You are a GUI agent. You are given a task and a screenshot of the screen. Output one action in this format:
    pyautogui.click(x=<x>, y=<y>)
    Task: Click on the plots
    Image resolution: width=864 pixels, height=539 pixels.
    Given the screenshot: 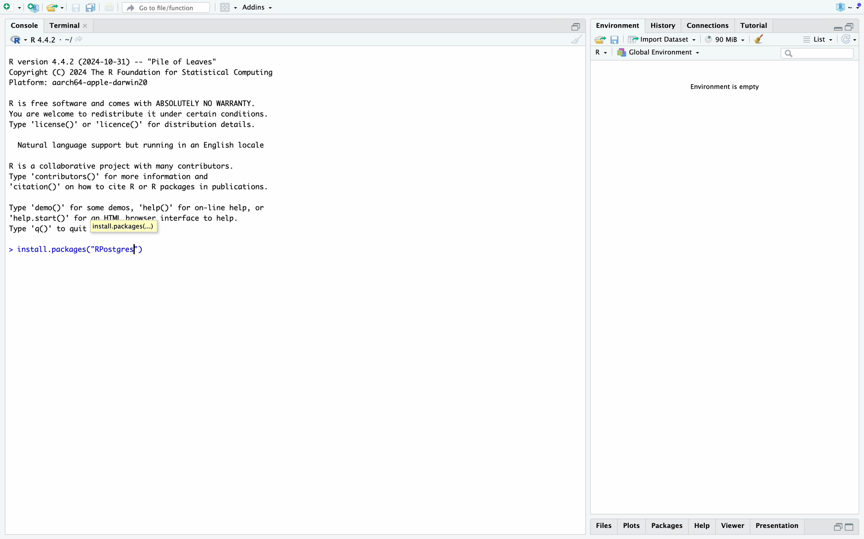 What is the action you would take?
    pyautogui.click(x=632, y=526)
    